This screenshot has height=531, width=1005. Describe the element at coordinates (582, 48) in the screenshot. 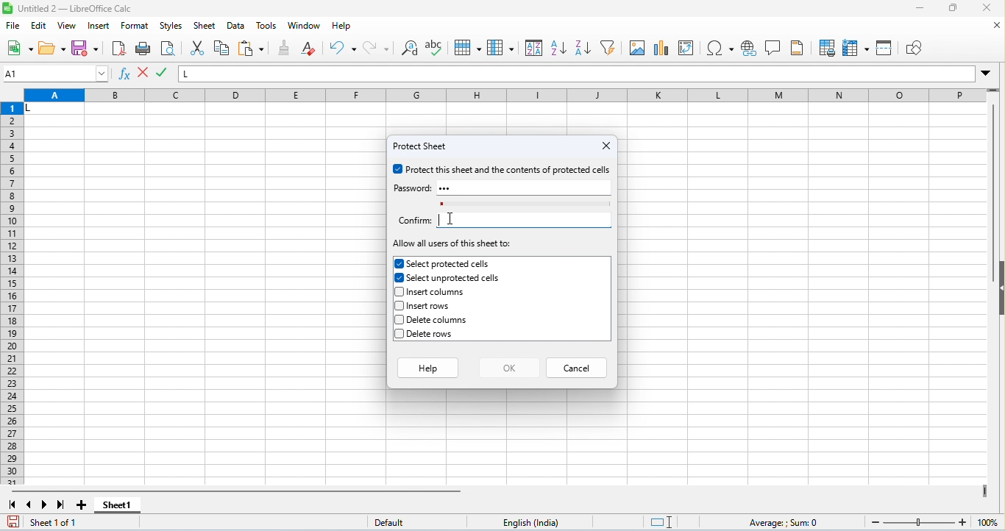

I see `sort descending` at that location.